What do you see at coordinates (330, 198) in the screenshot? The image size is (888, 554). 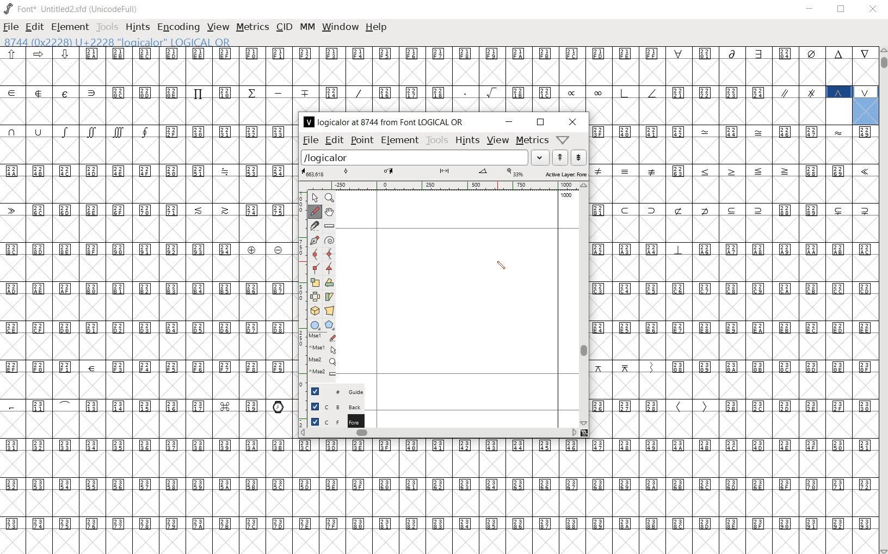 I see `MAGNIFY` at bounding box center [330, 198].